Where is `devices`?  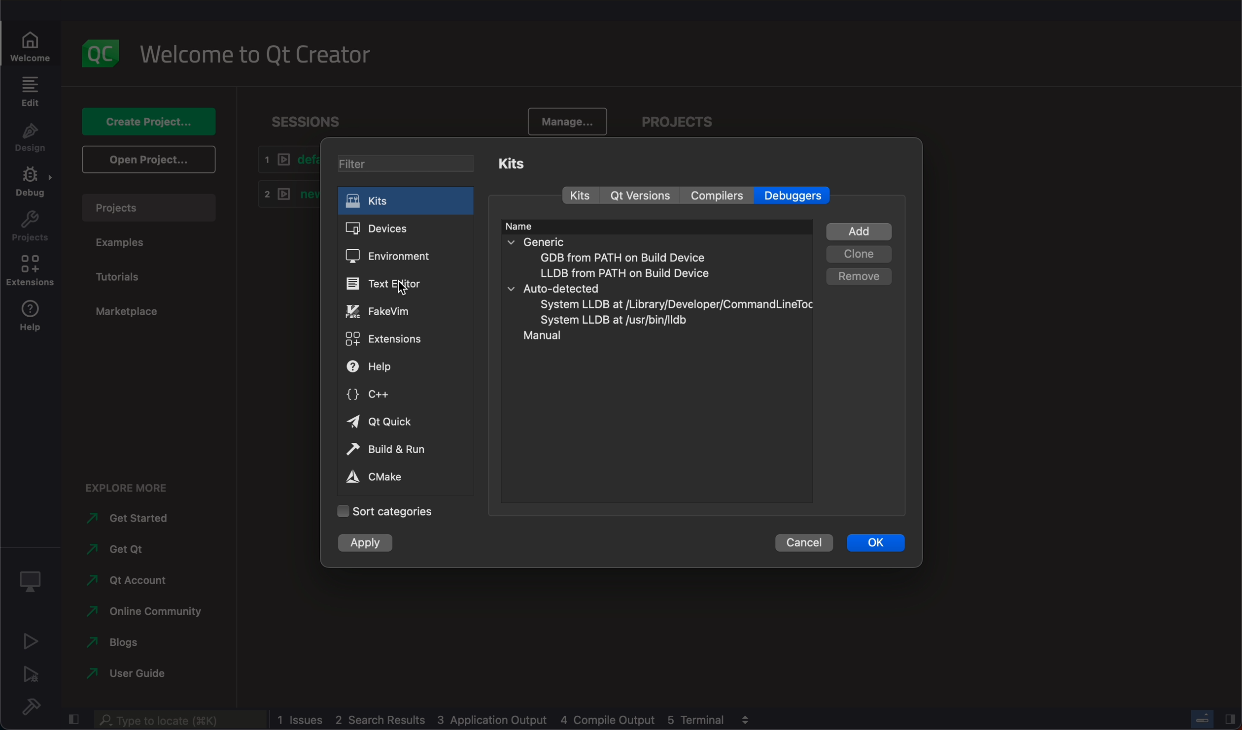
devices is located at coordinates (406, 229).